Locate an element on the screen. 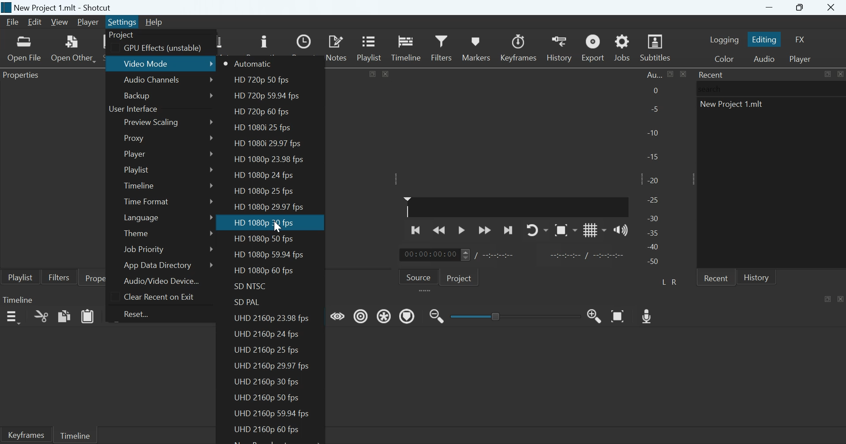 This screenshot has height=444, width=846. UHD 2160p 24fps is located at coordinates (267, 333).